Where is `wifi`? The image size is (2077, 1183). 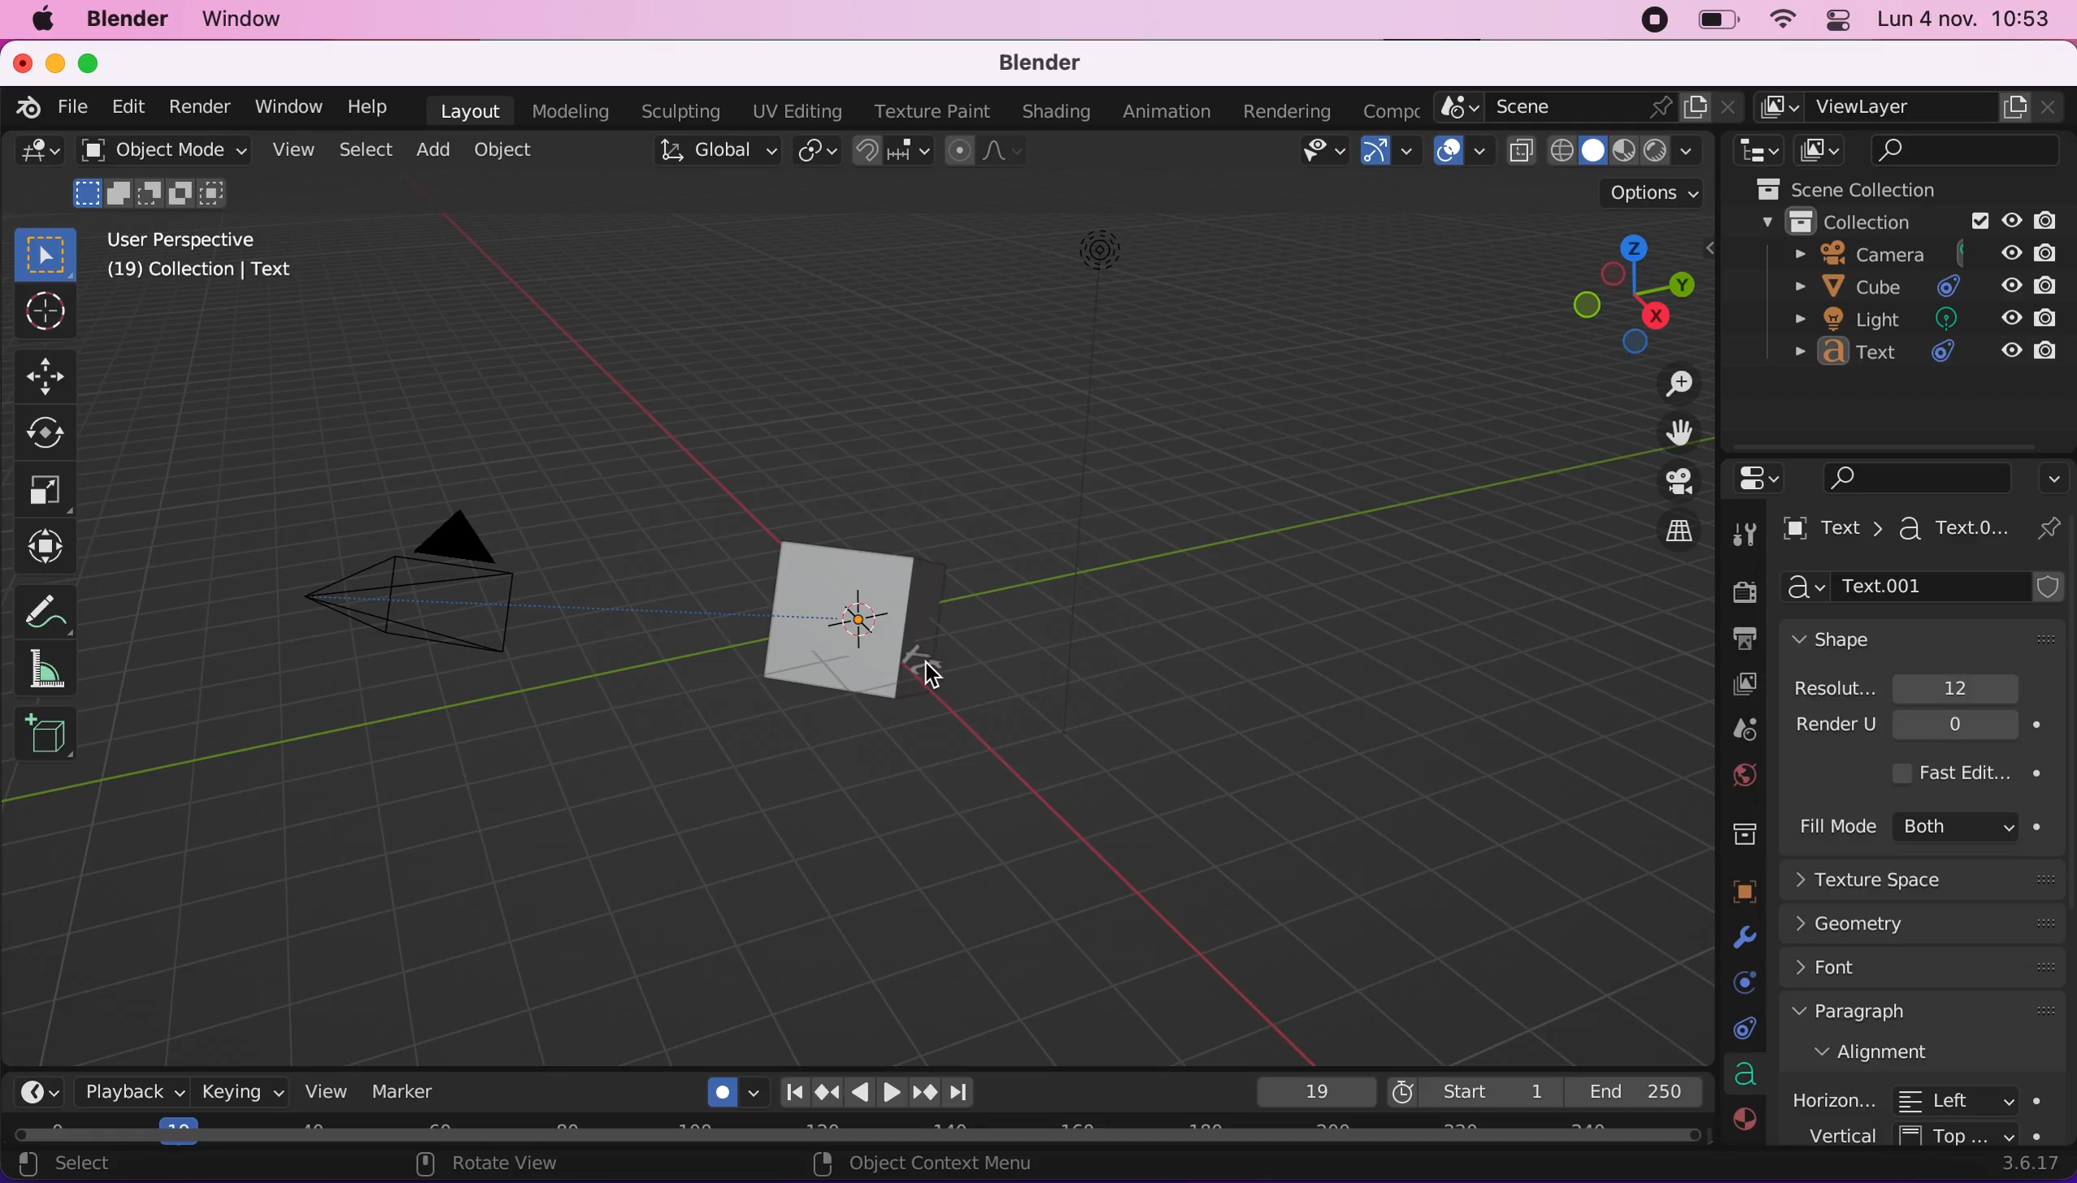
wifi is located at coordinates (1783, 22).